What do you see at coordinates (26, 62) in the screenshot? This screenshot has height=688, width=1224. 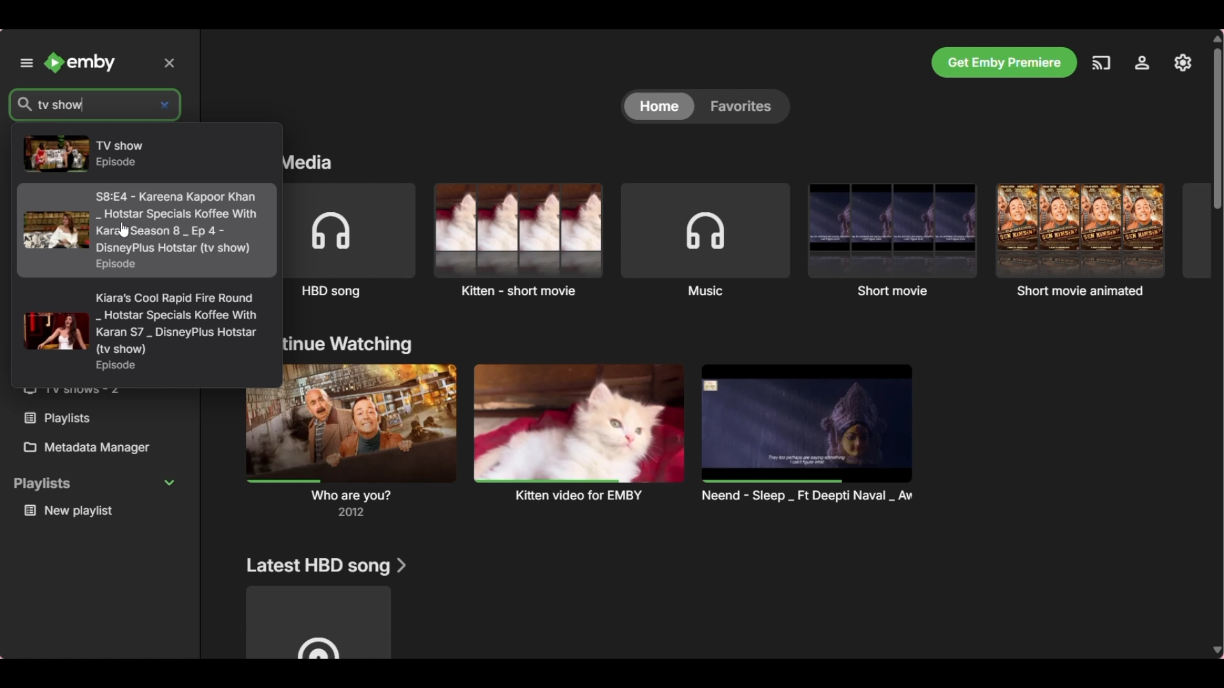 I see `Unpin left panel` at bounding box center [26, 62].